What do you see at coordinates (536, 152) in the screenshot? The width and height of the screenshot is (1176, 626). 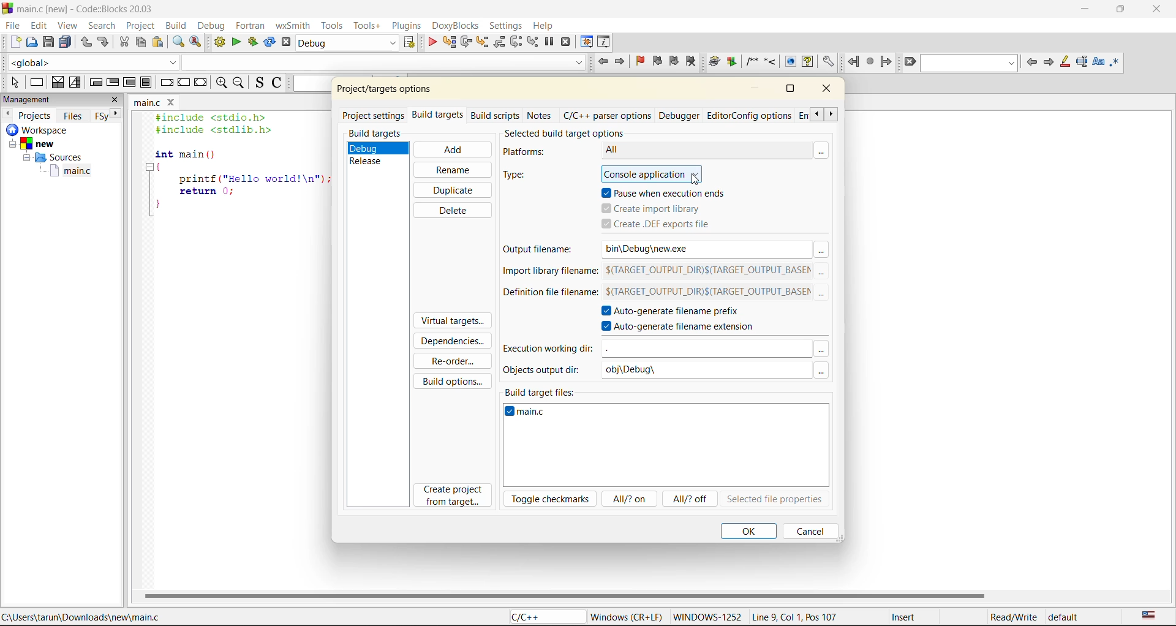 I see `platforns` at bounding box center [536, 152].